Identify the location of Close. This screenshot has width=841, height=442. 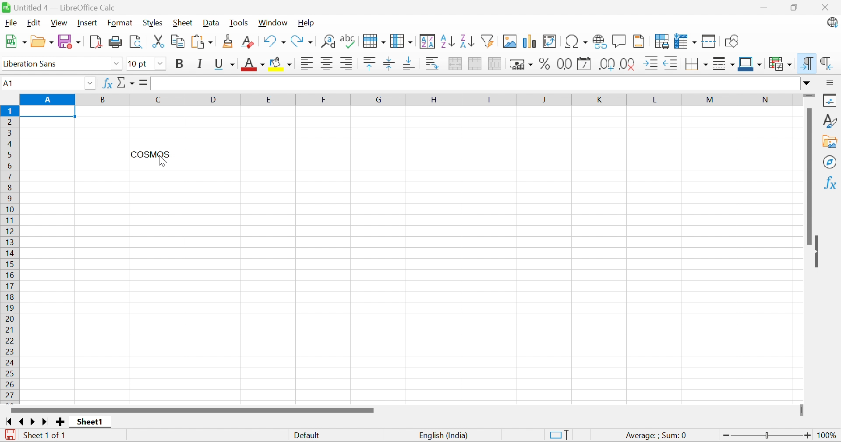
(827, 8).